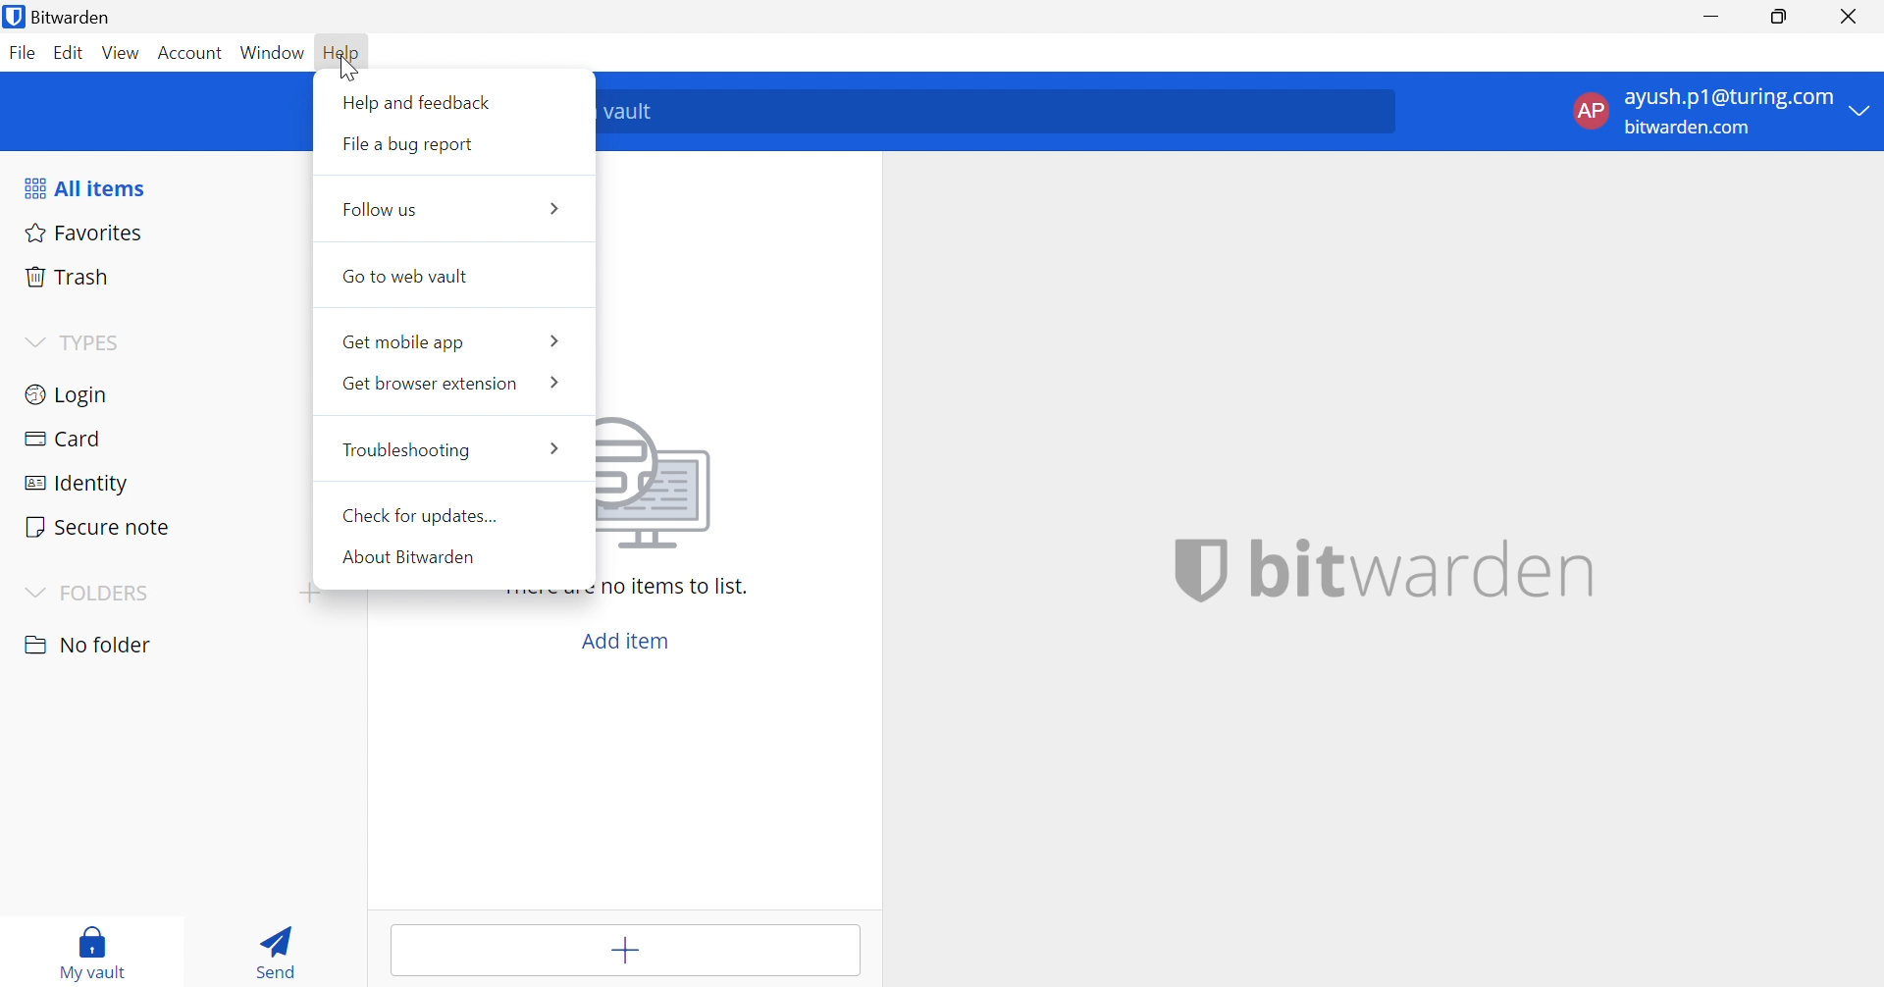 The height and width of the screenshot is (987, 1884). What do you see at coordinates (158, 528) in the screenshot?
I see `Secure note` at bounding box center [158, 528].